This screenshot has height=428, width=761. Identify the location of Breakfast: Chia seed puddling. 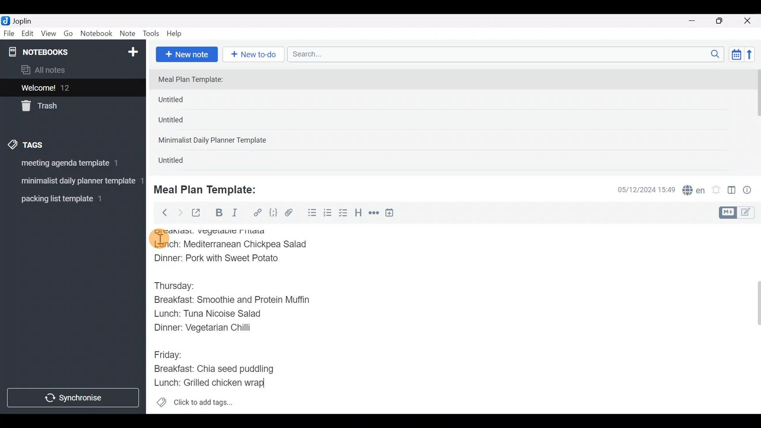
(218, 369).